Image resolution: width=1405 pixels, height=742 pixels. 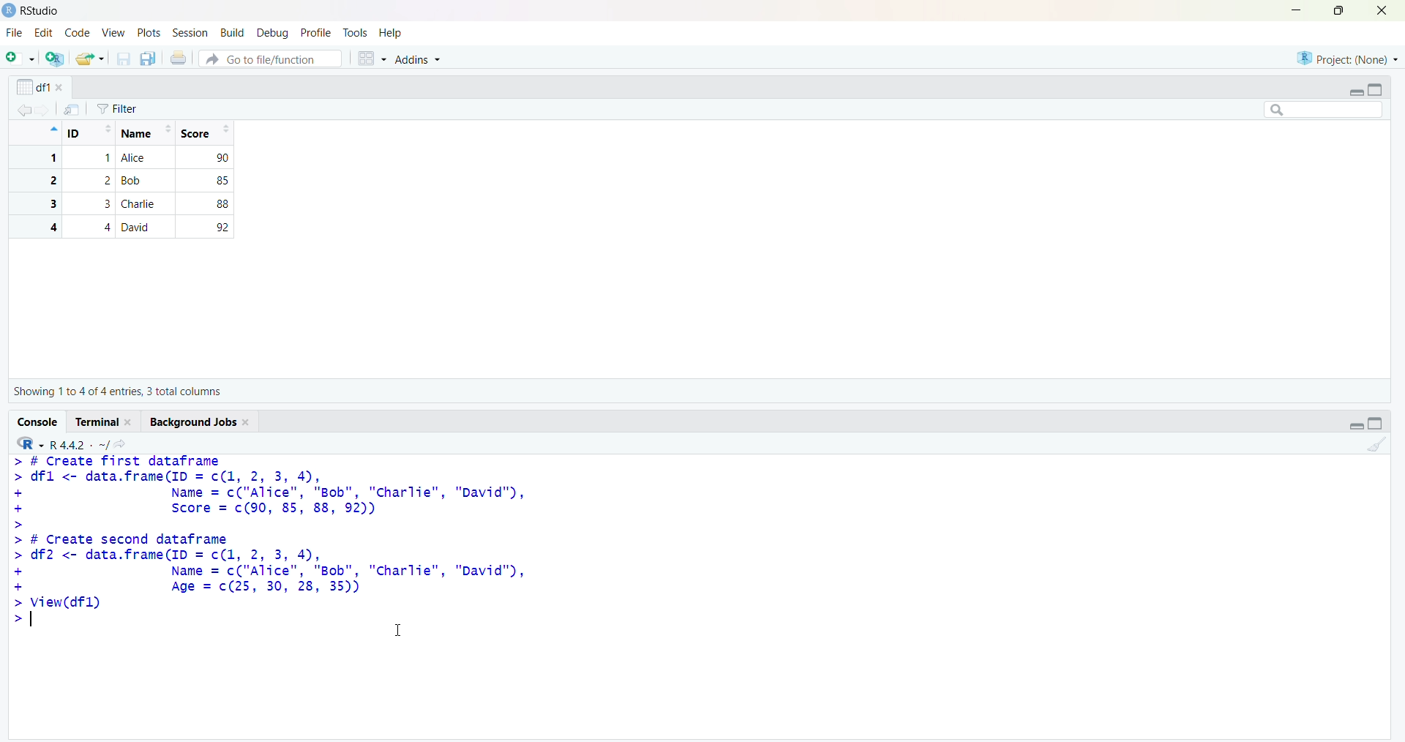 What do you see at coordinates (148, 59) in the screenshot?
I see `copy` at bounding box center [148, 59].